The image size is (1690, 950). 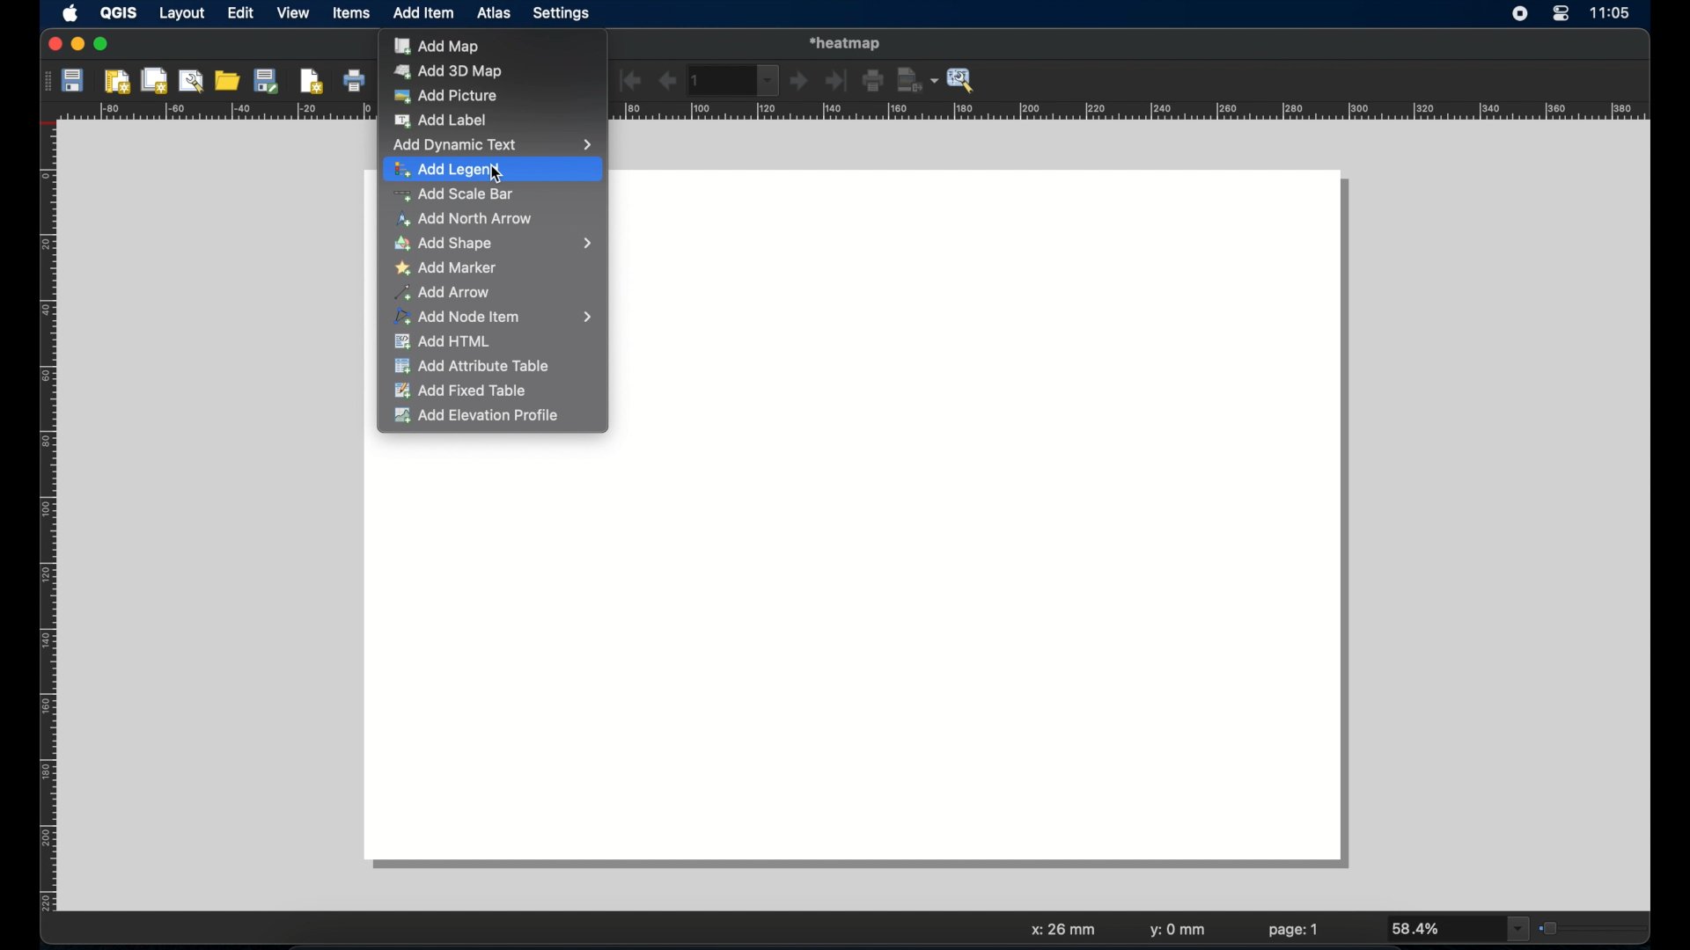 I want to click on layout manager, so click(x=193, y=81).